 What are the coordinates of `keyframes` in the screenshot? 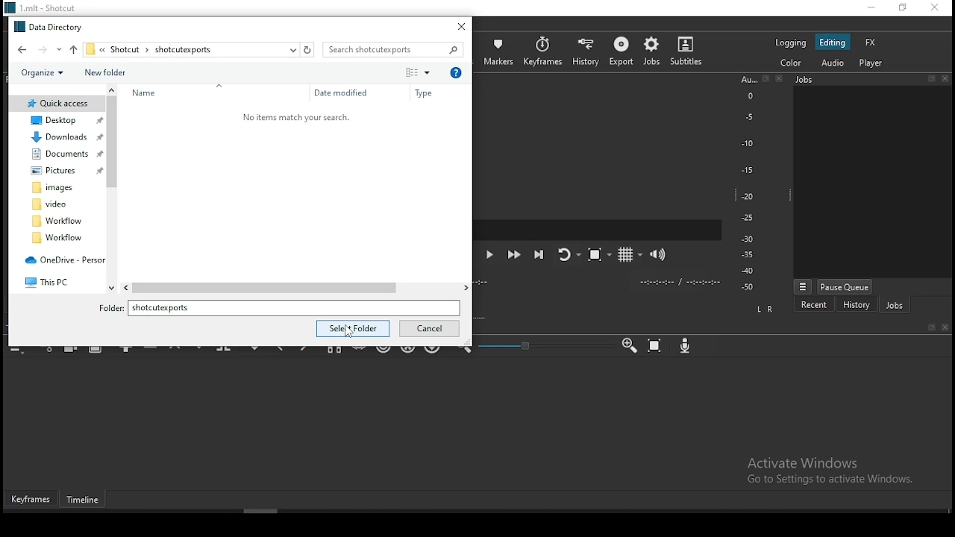 It's located at (31, 500).